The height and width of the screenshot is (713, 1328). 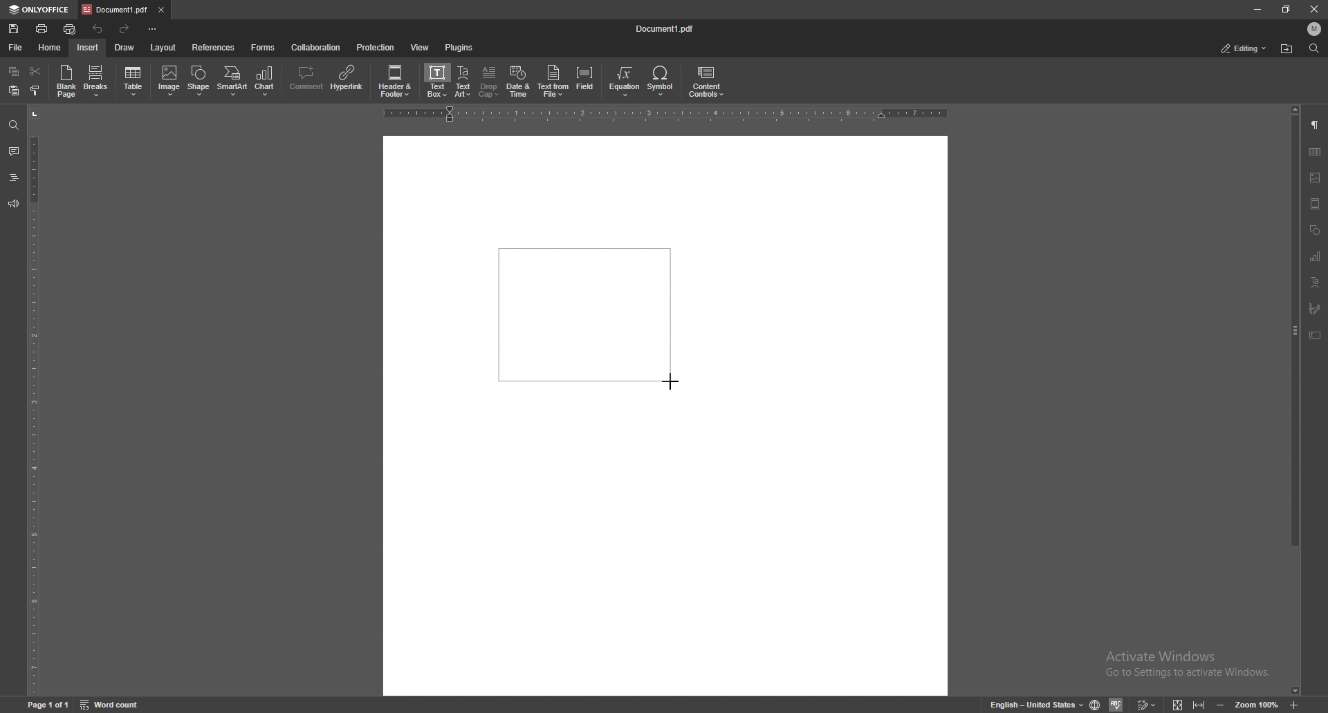 I want to click on drop cap, so click(x=489, y=81).